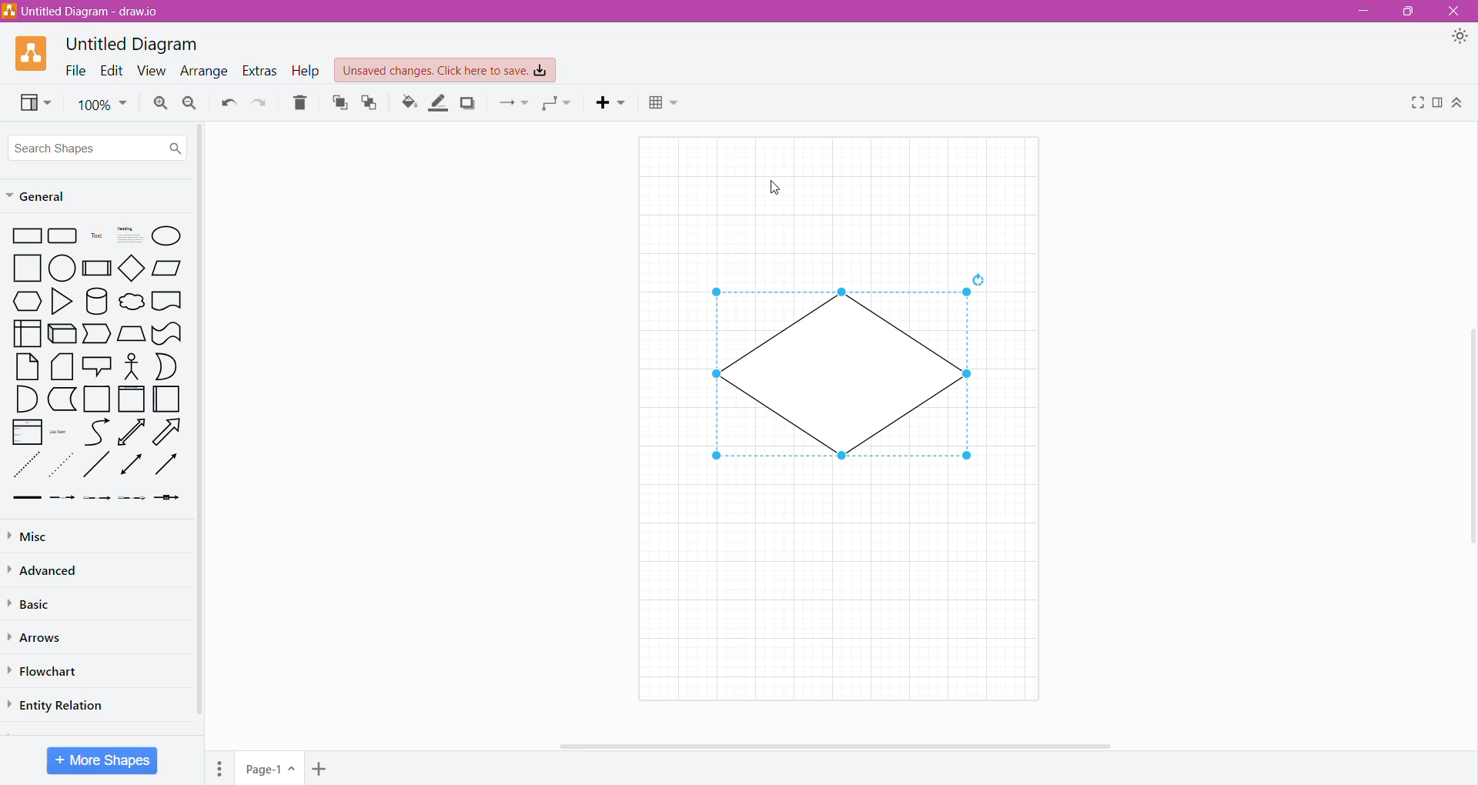 This screenshot has width=1478, height=785. Describe the element at coordinates (306, 72) in the screenshot. I see `Help` at that location.